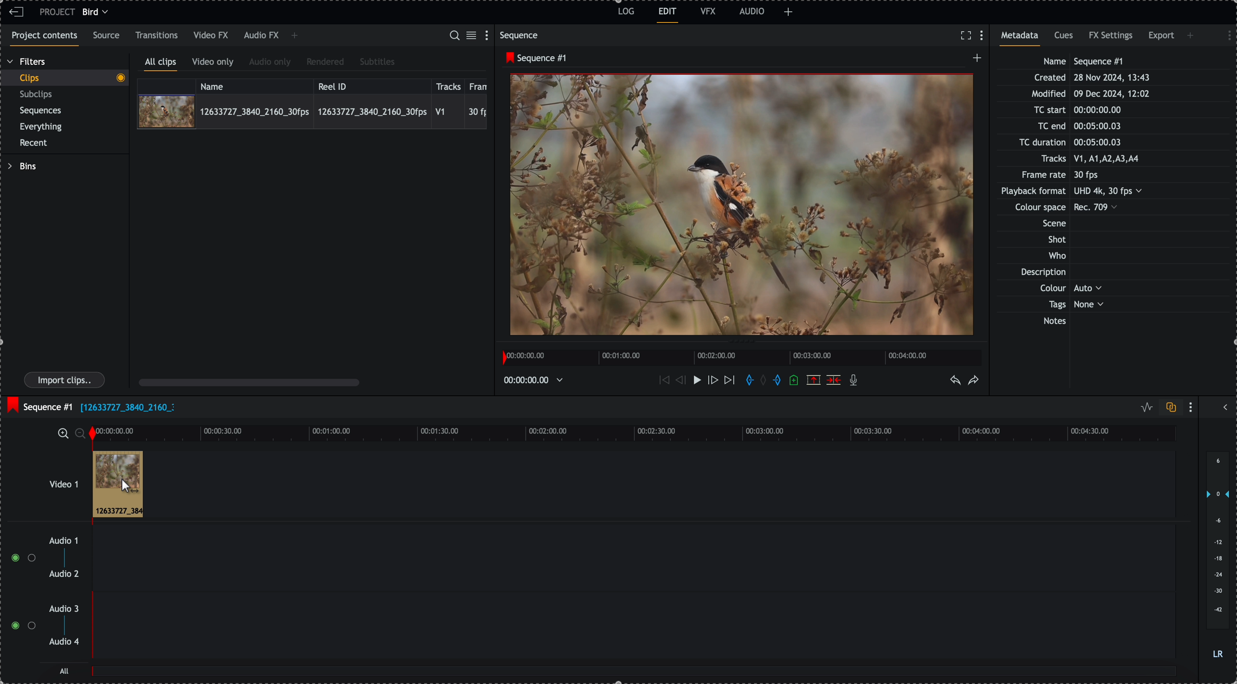 The width and height of the screenshot is (1237, 684). I want to click on show settings menu, so click(489, 35).